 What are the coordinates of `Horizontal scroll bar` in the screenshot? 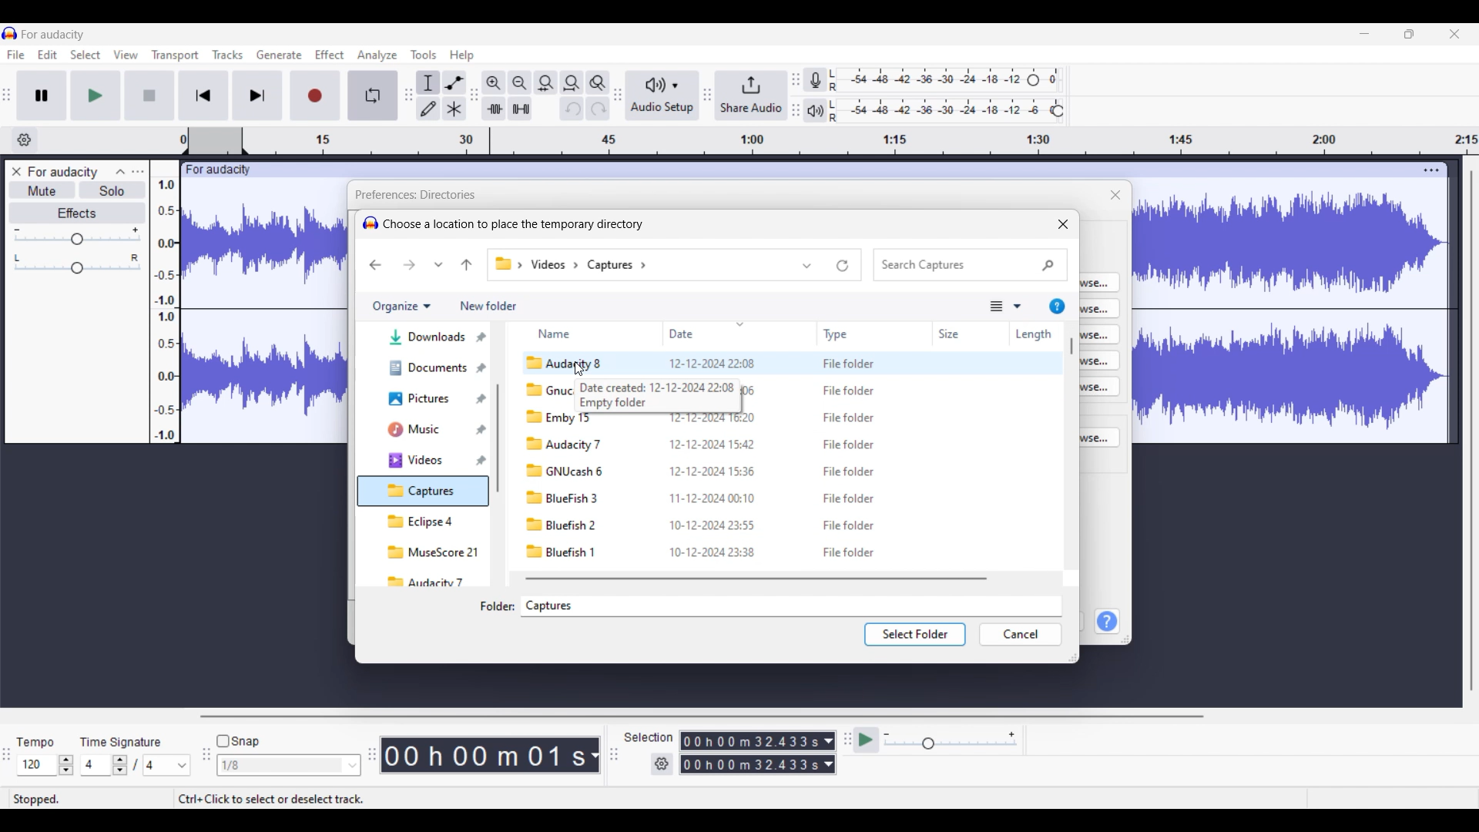 It's located at (755, 579).